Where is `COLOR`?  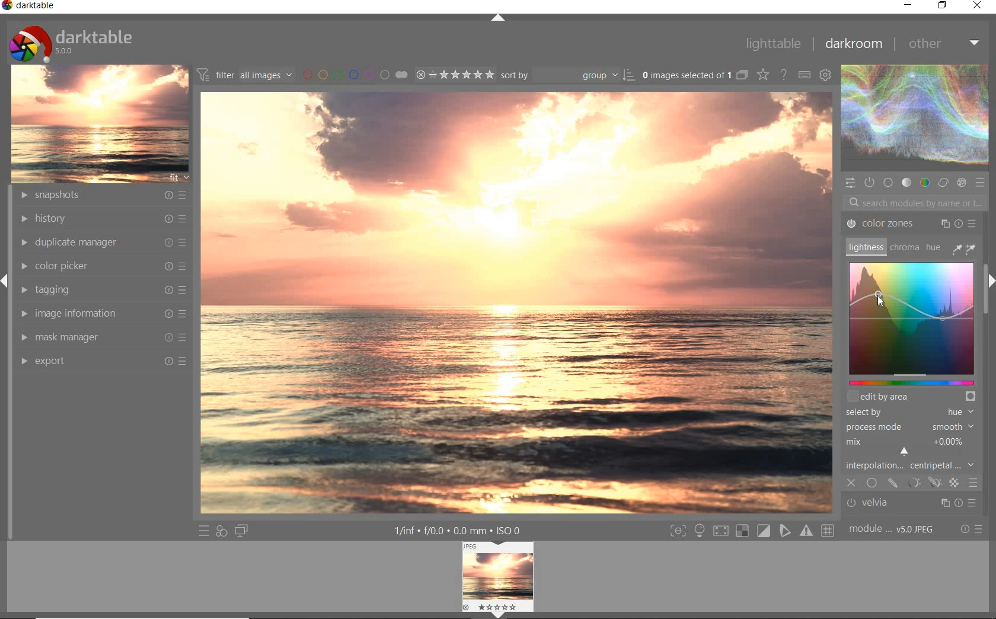 COLOR is located at coordinates (923, 183).